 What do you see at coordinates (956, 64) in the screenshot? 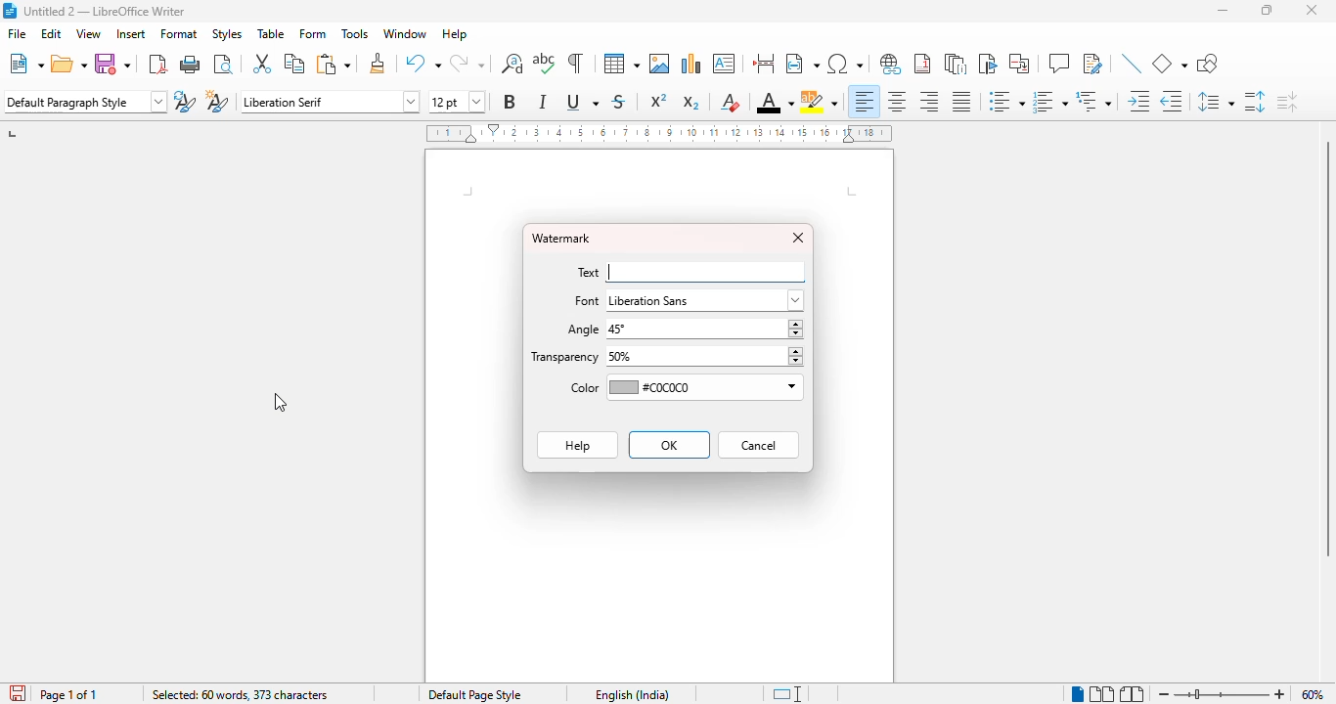
I see `insert endnote` at bounding box center [956, 64].